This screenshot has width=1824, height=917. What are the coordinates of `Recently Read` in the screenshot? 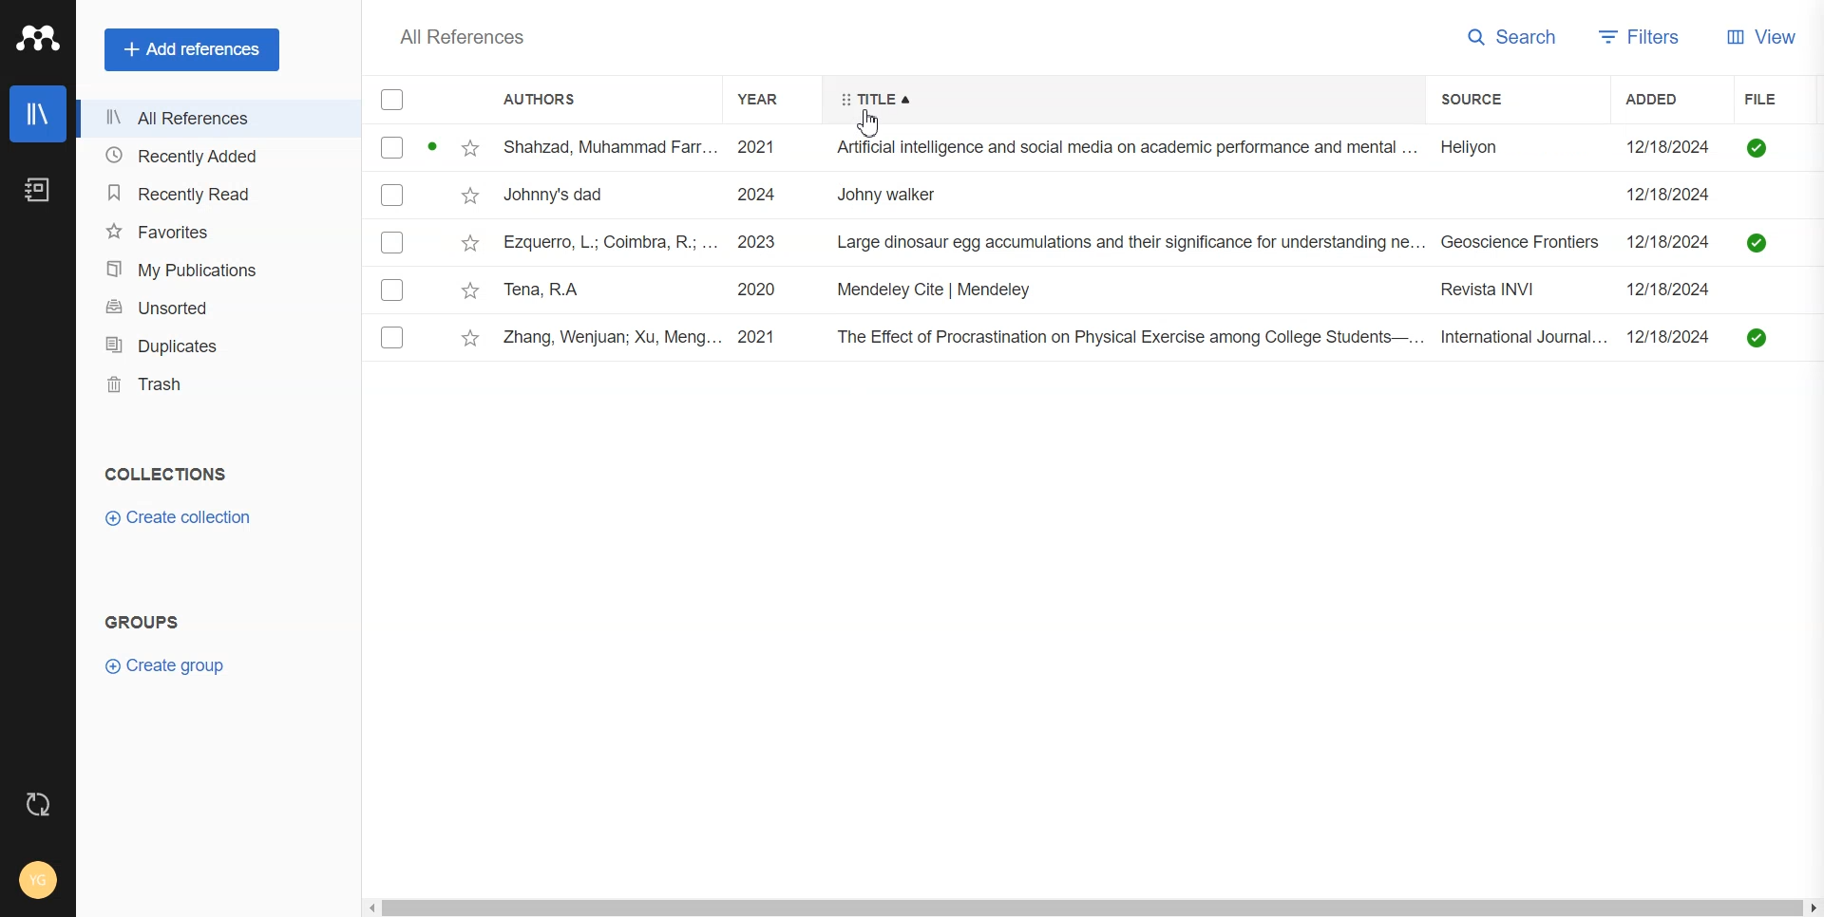 It's located at (218, 193).